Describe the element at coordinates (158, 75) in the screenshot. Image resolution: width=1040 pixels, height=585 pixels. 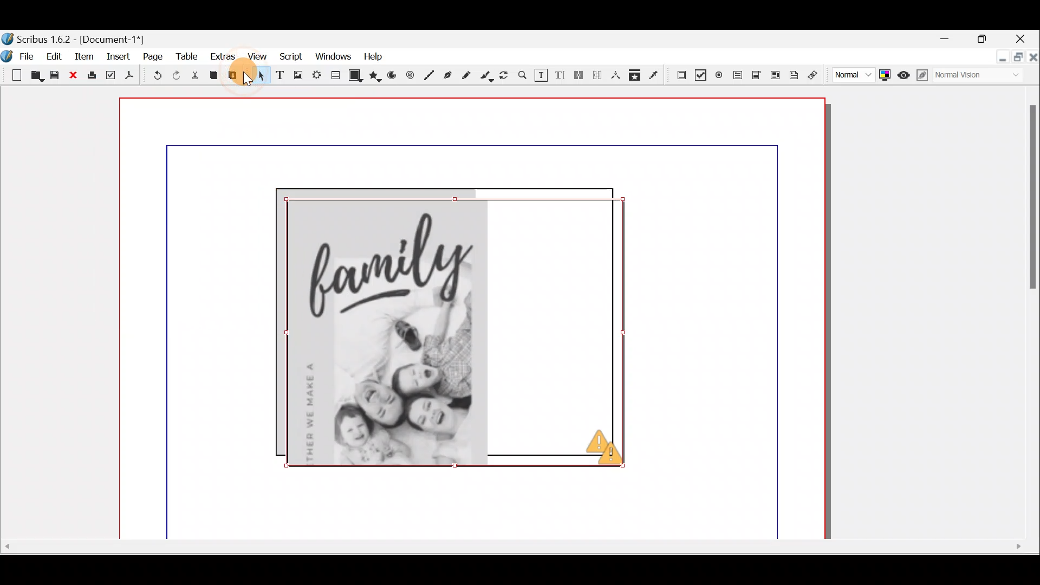
I see `Undo` at that location.